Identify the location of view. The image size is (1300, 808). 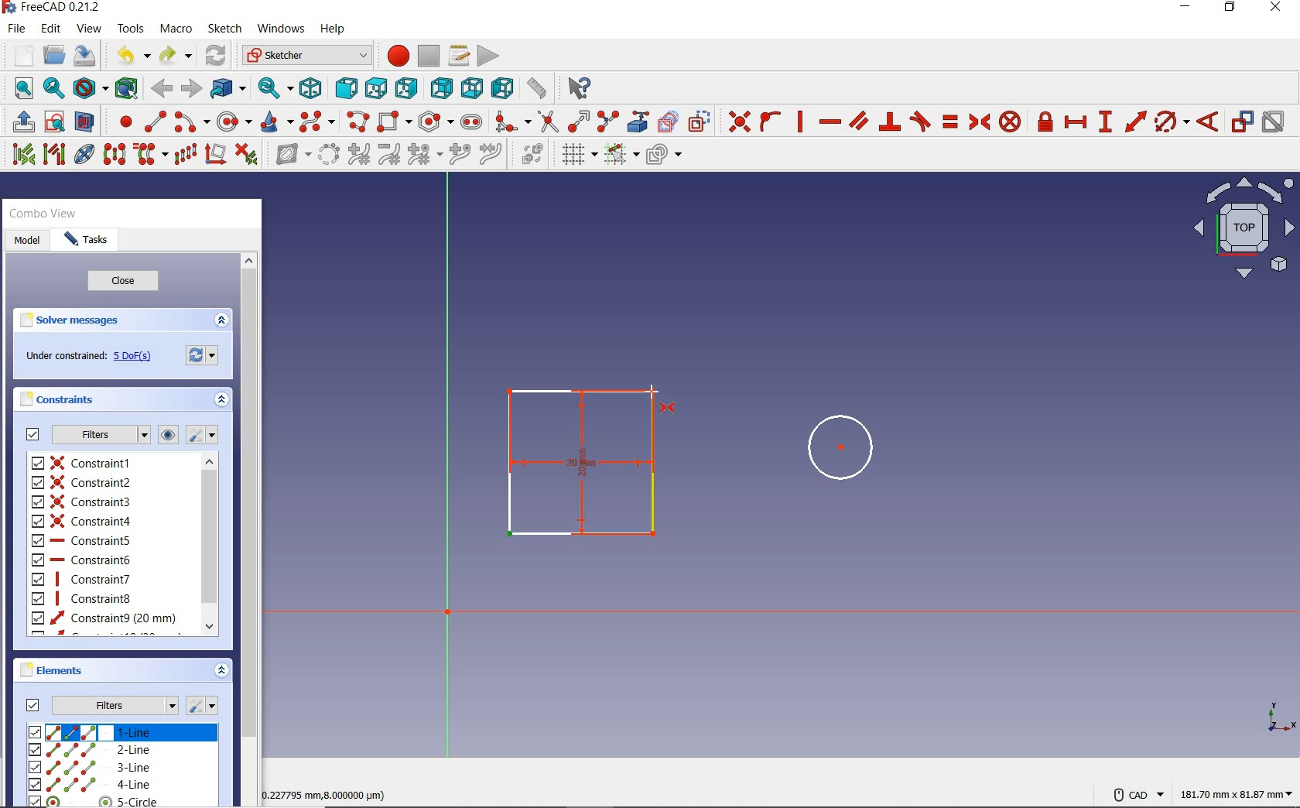
(89, 29).